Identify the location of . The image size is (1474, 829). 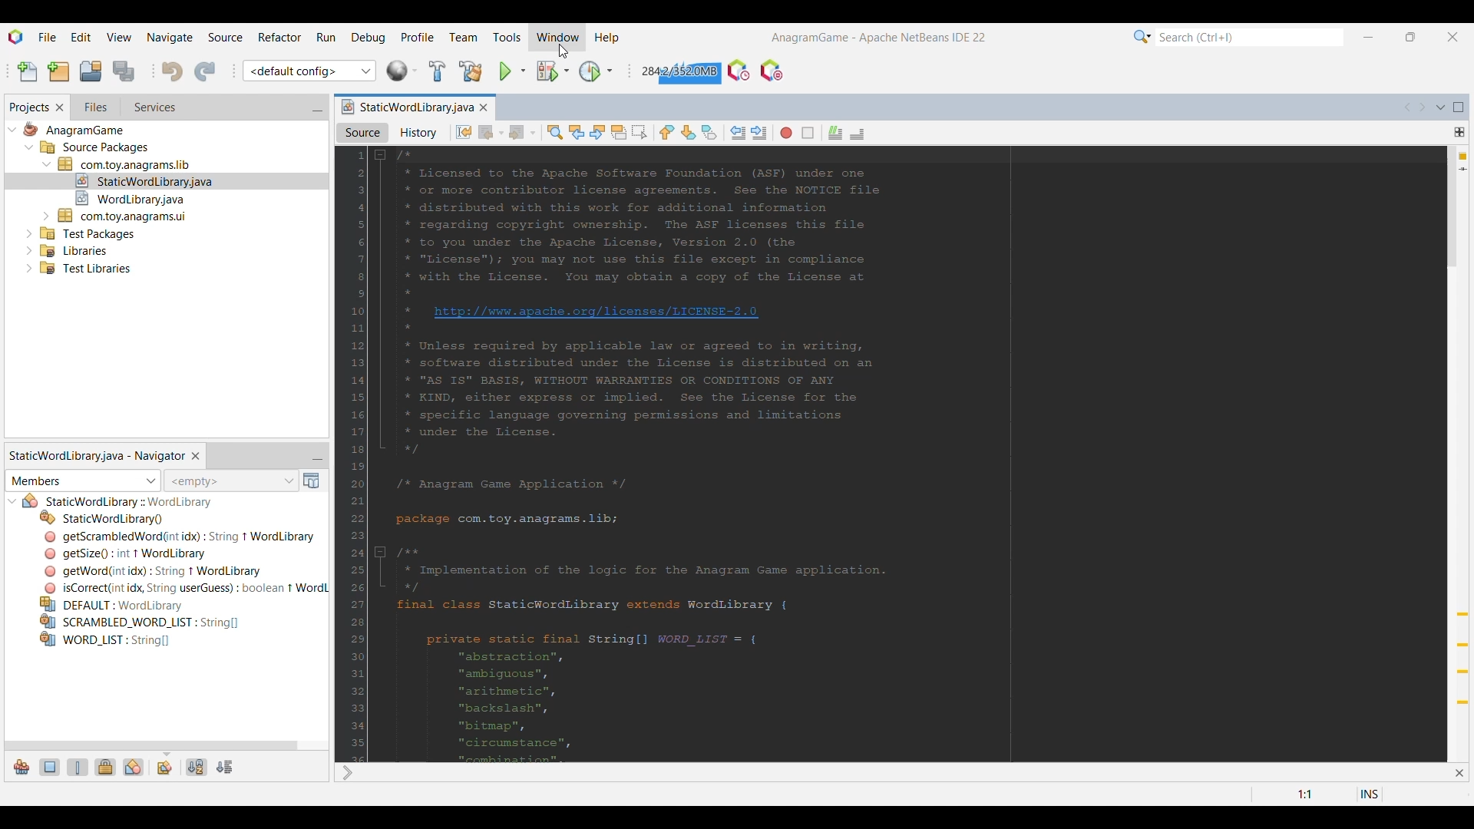
(137, 197).